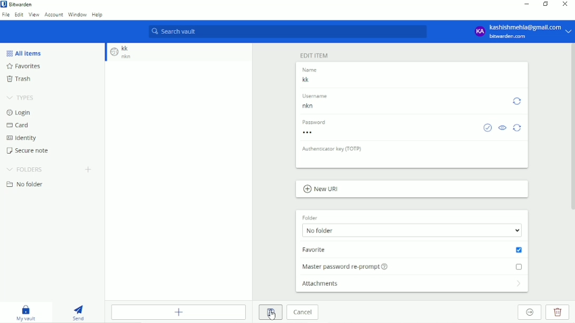 The width and height of the screenshot is (575, 323). Describe the element at coordinates (400, 161) in the screenshot. I see `OTP input box` at that location.